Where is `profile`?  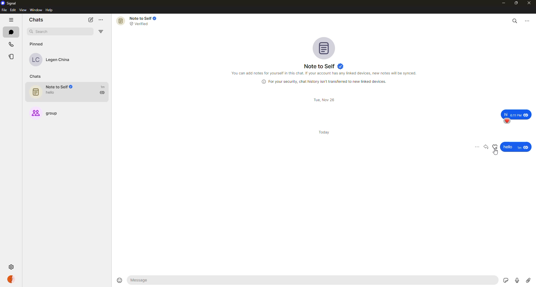 profile is located at coordinates (11, 279).